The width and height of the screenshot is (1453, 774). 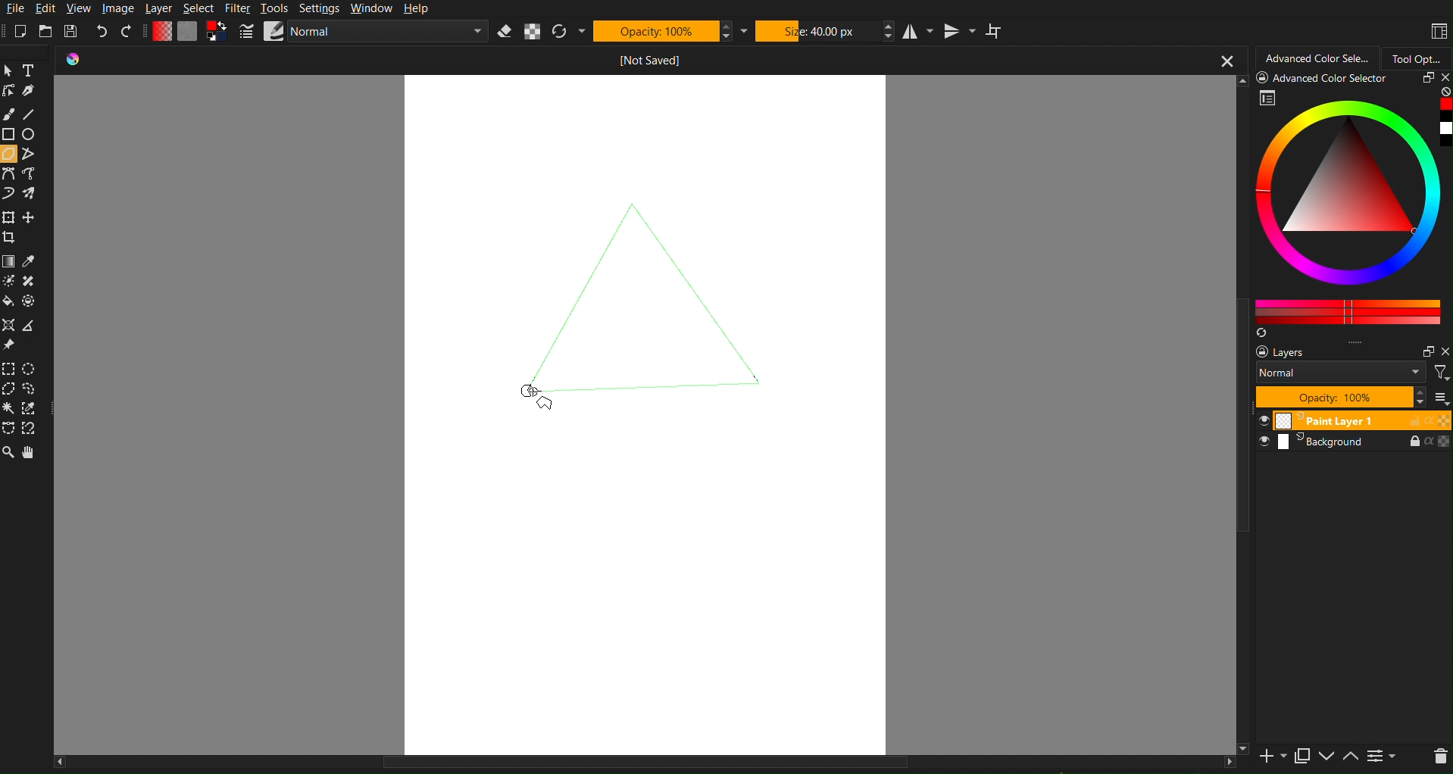 I want to click on File, so click(x=19, y=9).